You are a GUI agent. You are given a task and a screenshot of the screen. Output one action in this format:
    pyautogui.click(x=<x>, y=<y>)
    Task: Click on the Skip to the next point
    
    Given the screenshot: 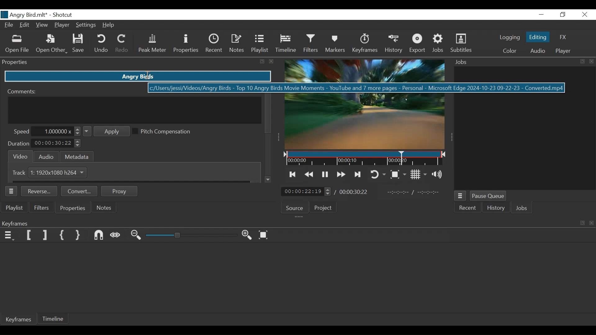 What is the action you would take?
    pyautogui.click(x=293, y=174)
    